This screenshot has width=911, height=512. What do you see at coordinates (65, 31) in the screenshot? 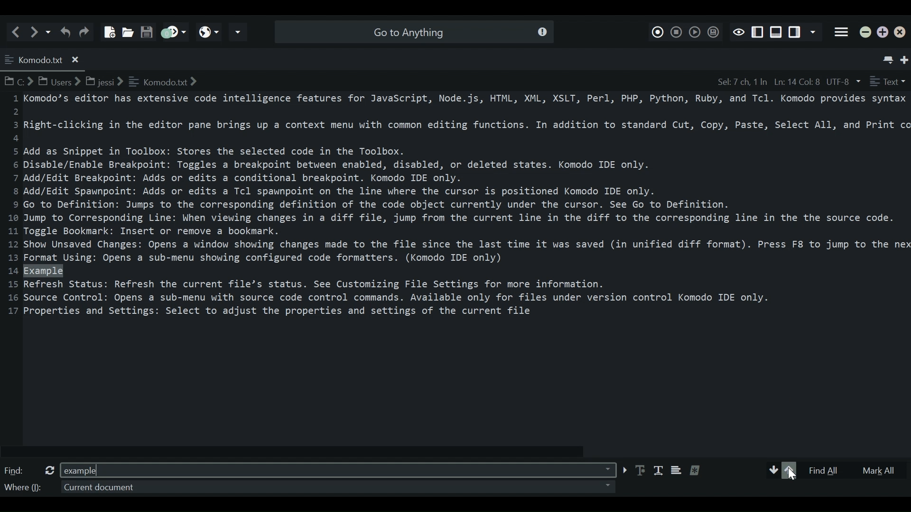
I see `Undo` at bounding box center [65, 31].